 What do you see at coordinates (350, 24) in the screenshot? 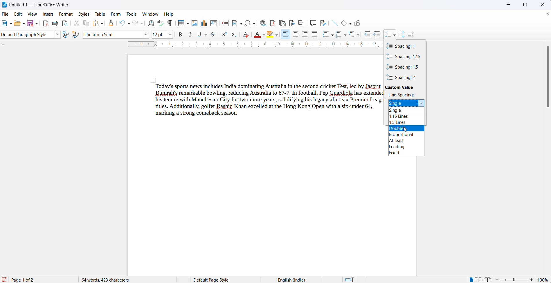
I see `basic shapes options` at bounding box center [350, 24].